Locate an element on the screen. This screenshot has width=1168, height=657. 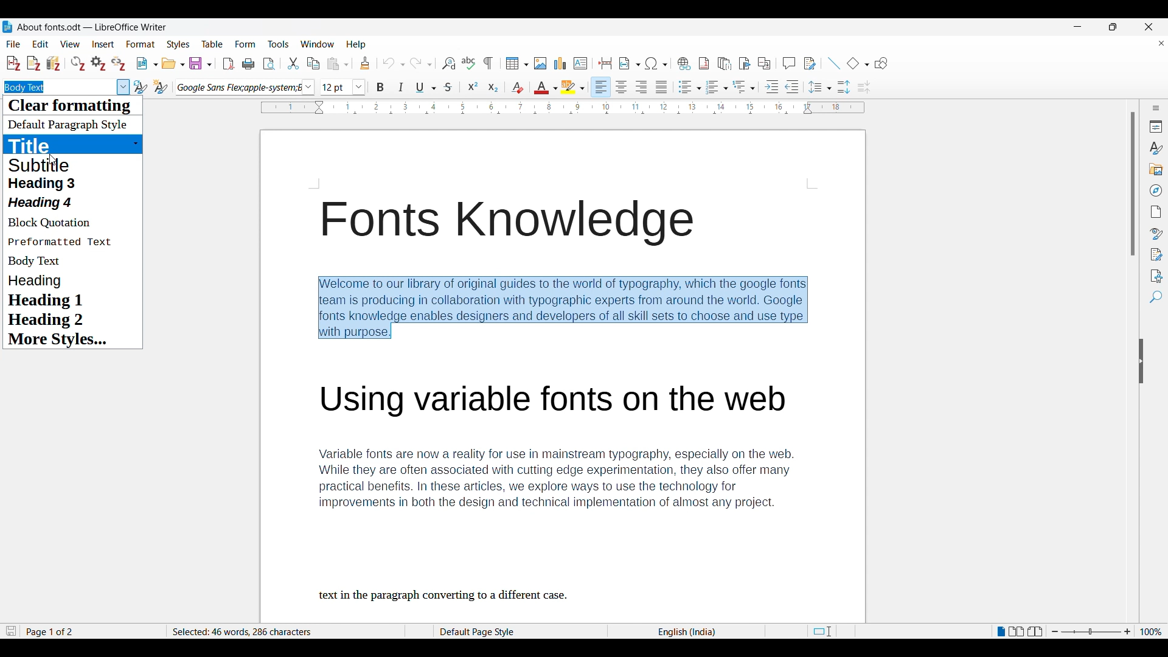
Fonts Knowledge is located at coordinates (506, 222).